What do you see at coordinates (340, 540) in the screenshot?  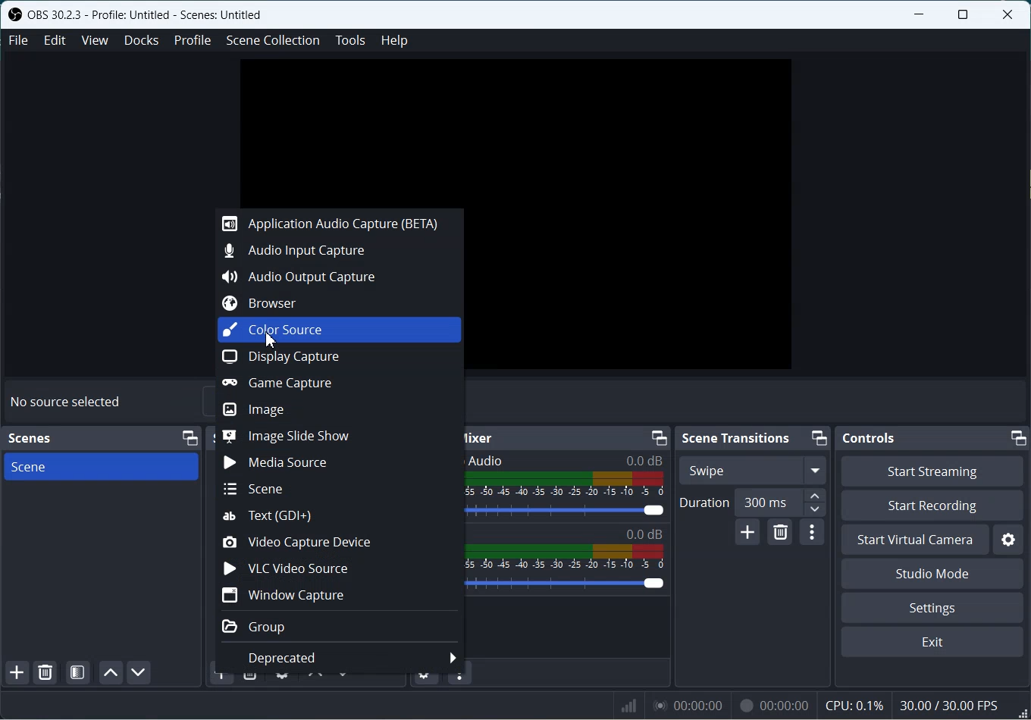 I see `Video Capture Devices` at bounding box center [340, 540].